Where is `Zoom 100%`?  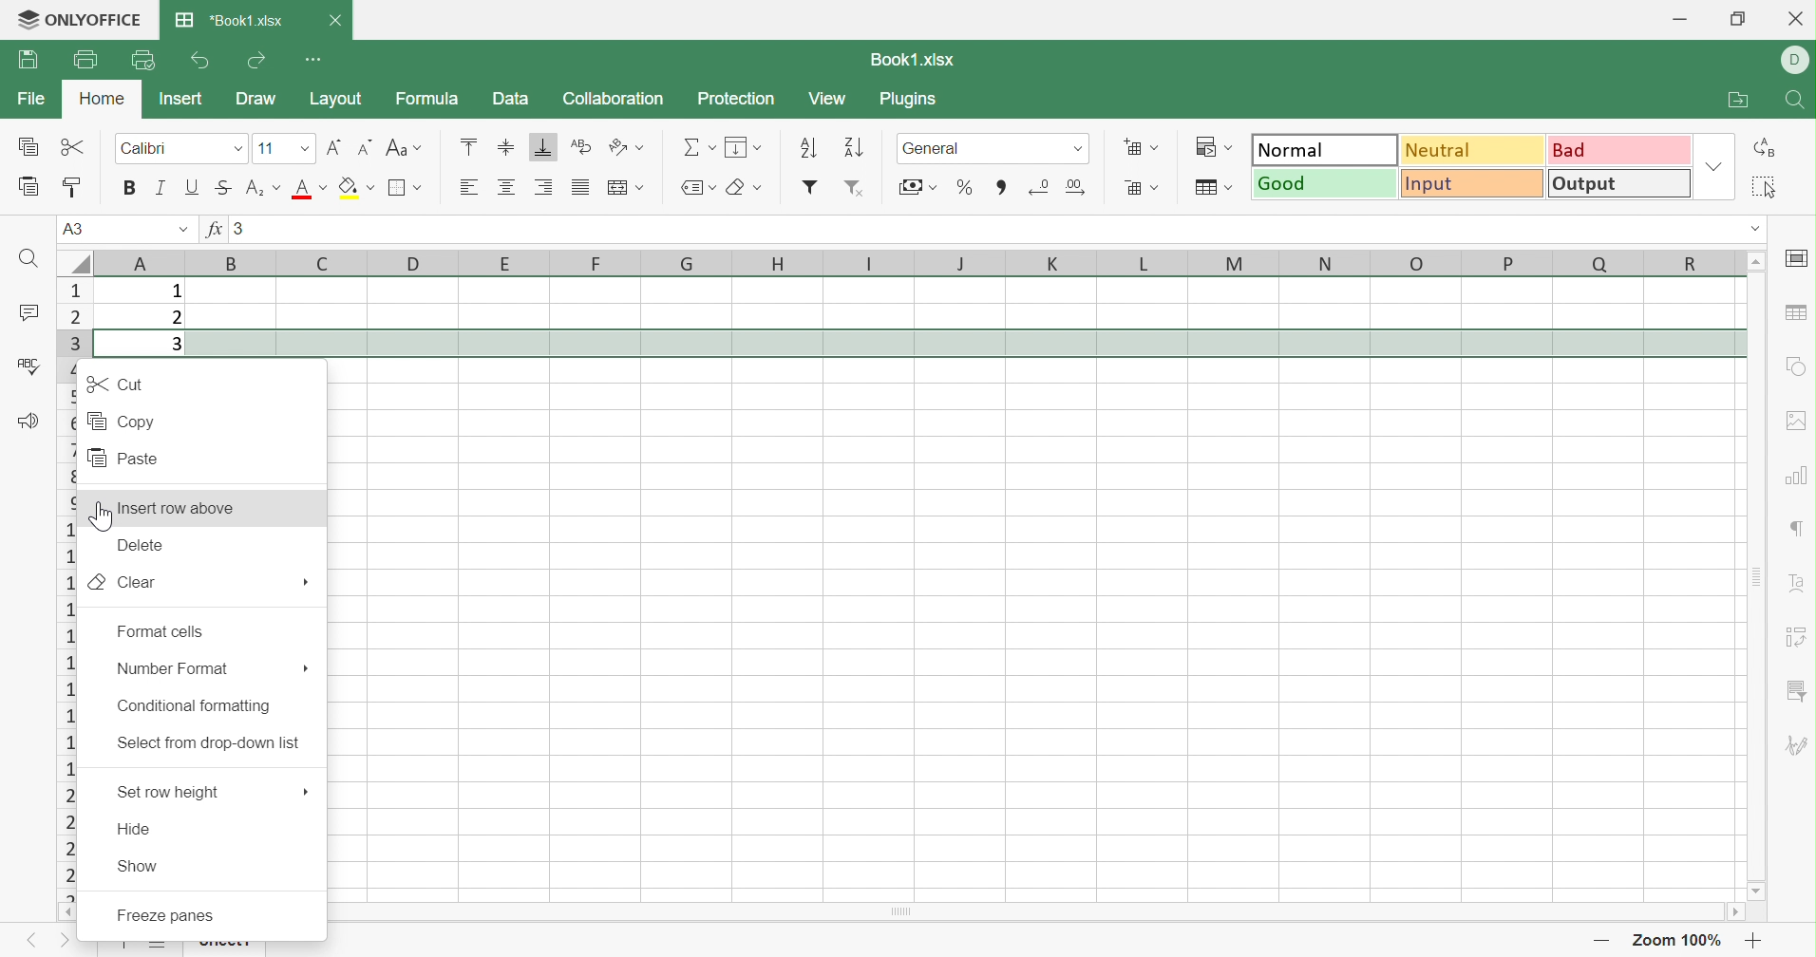 Zoom 100% is located at coordinates (1680, 940).